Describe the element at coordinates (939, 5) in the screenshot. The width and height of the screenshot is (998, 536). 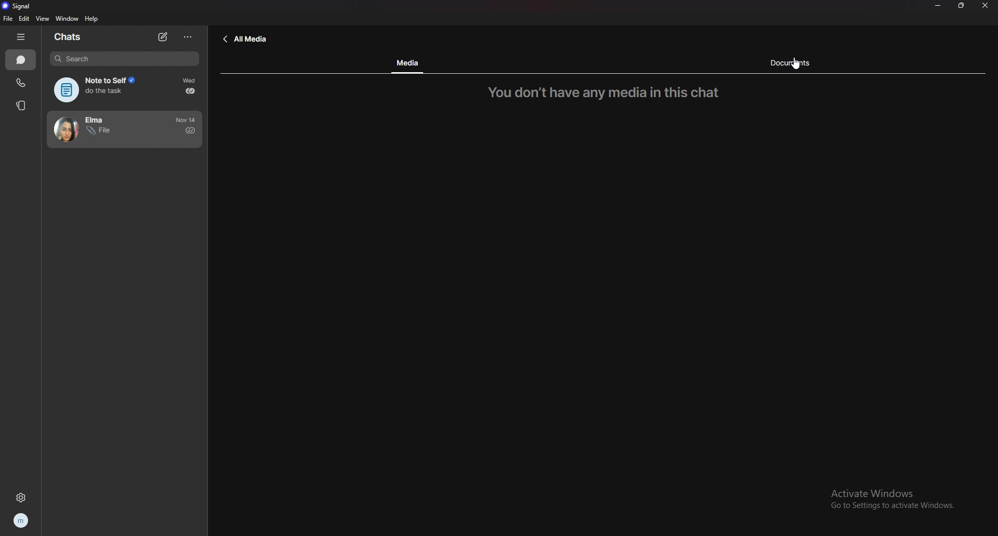
I see `minimize` at that location.